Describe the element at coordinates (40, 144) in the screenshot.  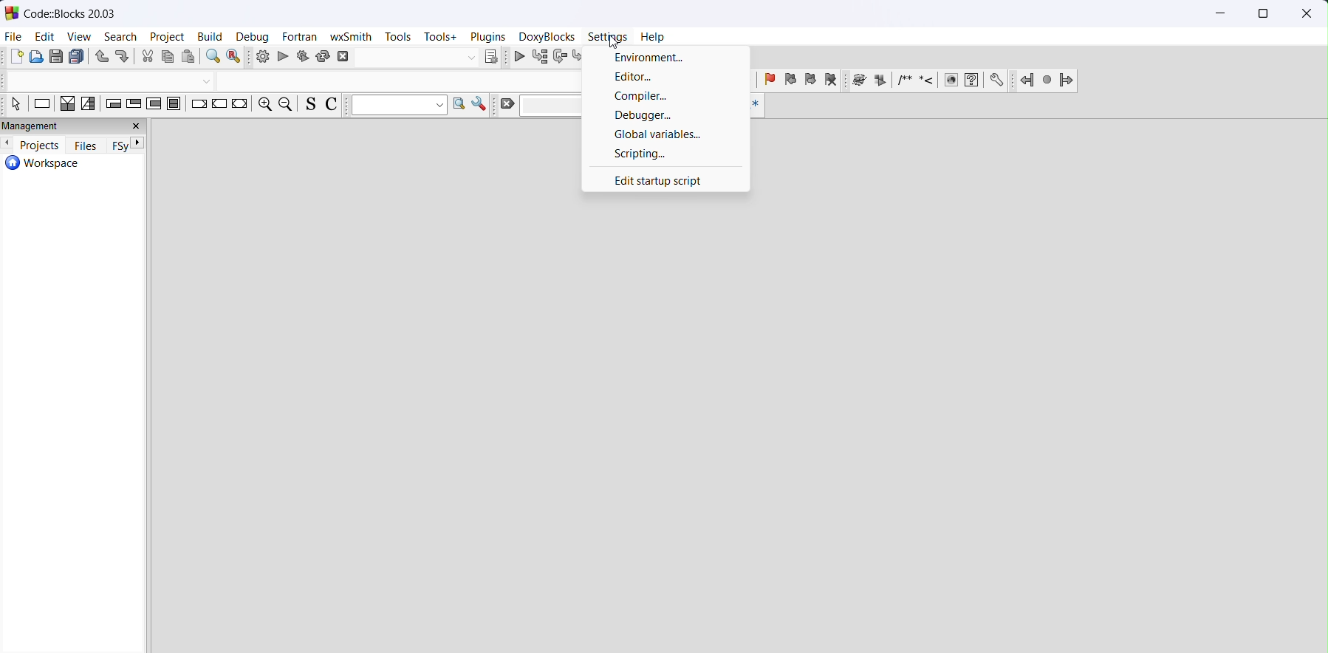
I see `projects` at that location.